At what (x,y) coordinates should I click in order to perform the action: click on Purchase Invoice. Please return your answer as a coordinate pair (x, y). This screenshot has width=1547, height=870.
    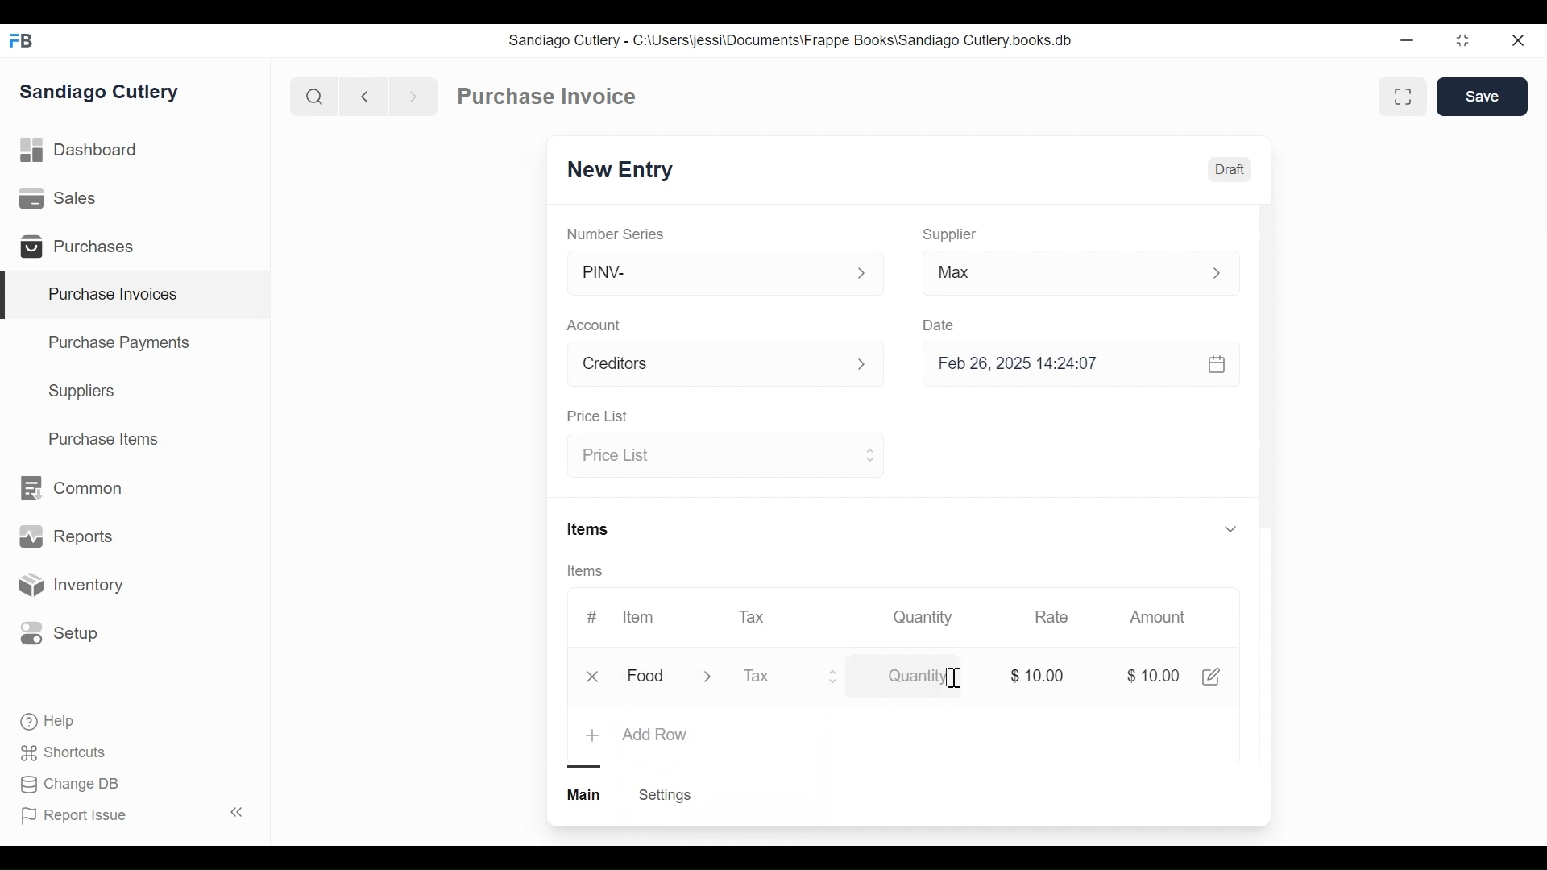
    Looking at the image, I should click on (549, 97).